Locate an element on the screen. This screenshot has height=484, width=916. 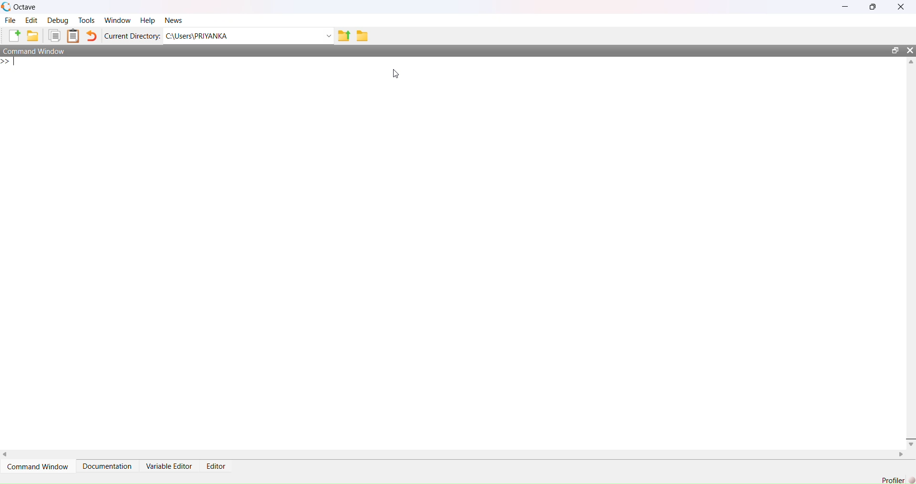
C:\Users\Priyanka is located at coordinates (249, 35).